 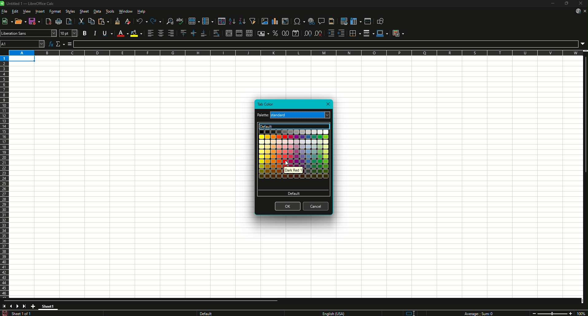 What do you see at coordinates (216, 33) in the screenshot?
I see `Wrap Text` at bounding box center [216, 33].